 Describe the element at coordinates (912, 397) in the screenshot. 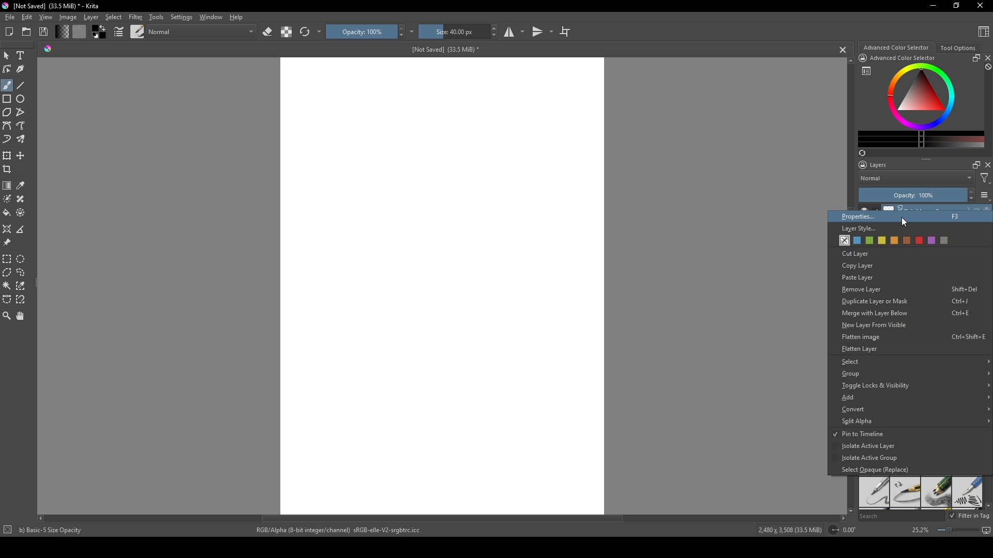

I see `Add` at that location.